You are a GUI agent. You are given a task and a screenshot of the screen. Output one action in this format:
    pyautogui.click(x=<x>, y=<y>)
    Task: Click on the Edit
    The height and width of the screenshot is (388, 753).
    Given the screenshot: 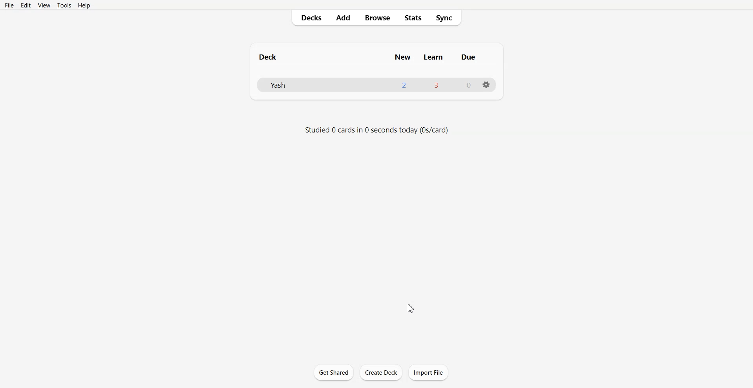 What is the action you would take?
    pyautogui.click(x=25, y=5)
    